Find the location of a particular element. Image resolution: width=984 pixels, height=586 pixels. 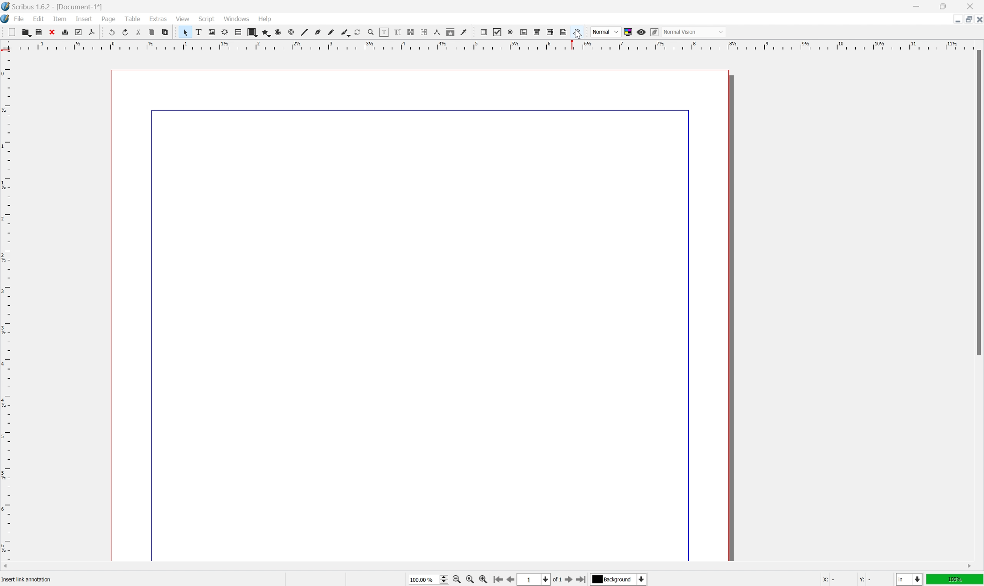

minimize is located at coordinates (916, 6).